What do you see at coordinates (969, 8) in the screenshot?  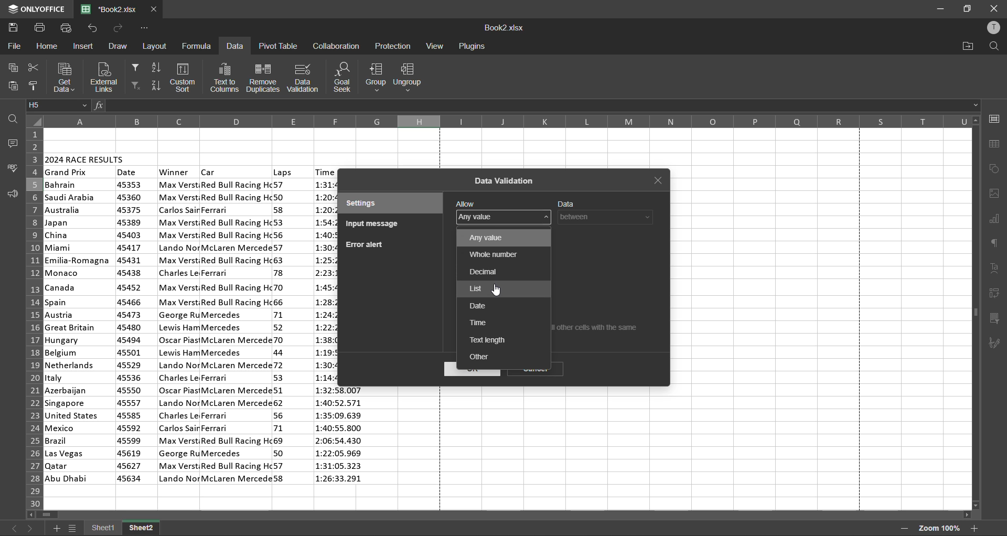 I see `maximize` at bounding box center [969, 8].